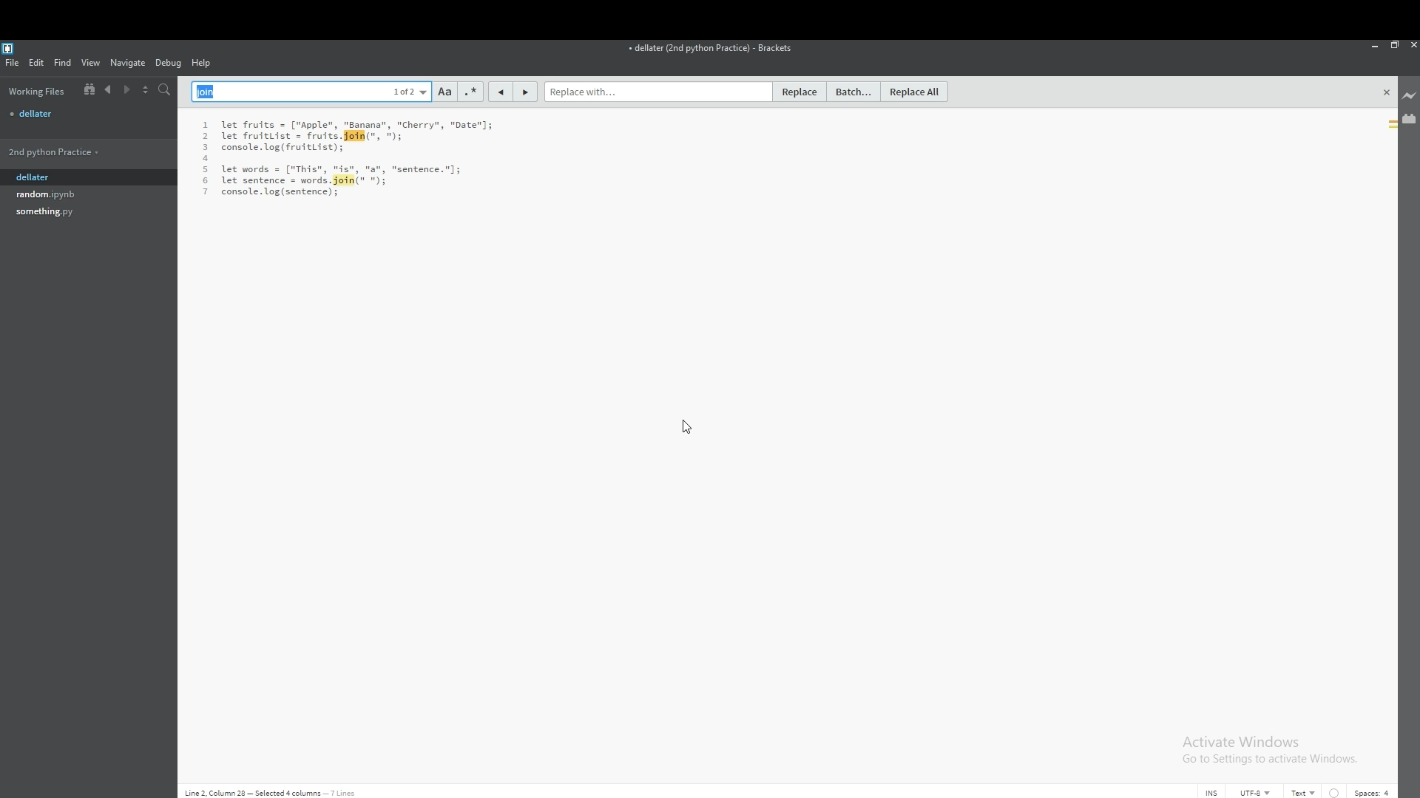  I want to click on replace, so click(799, 92).